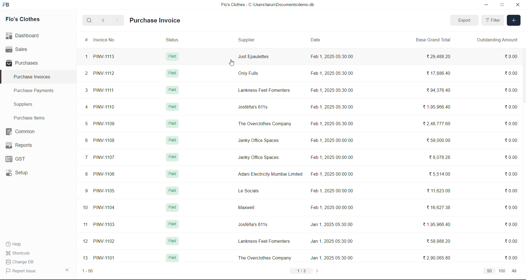  I want to click on Purchase Invoices, so click(32, 77).